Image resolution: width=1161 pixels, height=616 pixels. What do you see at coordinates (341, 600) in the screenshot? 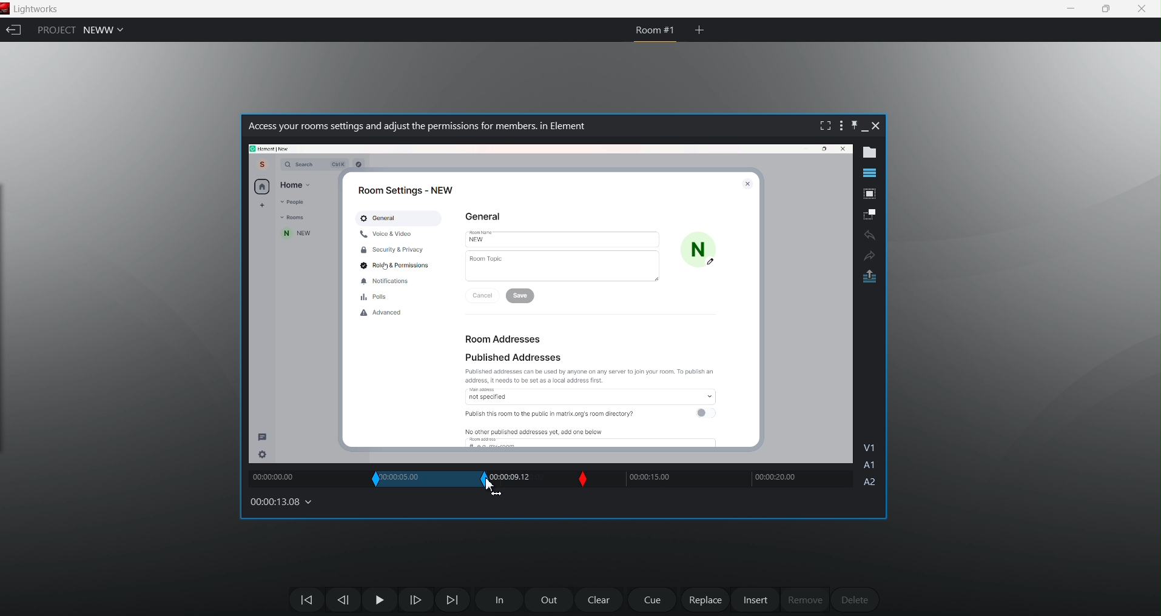
I see `Move one frame back` at bounding box center [341, 600].